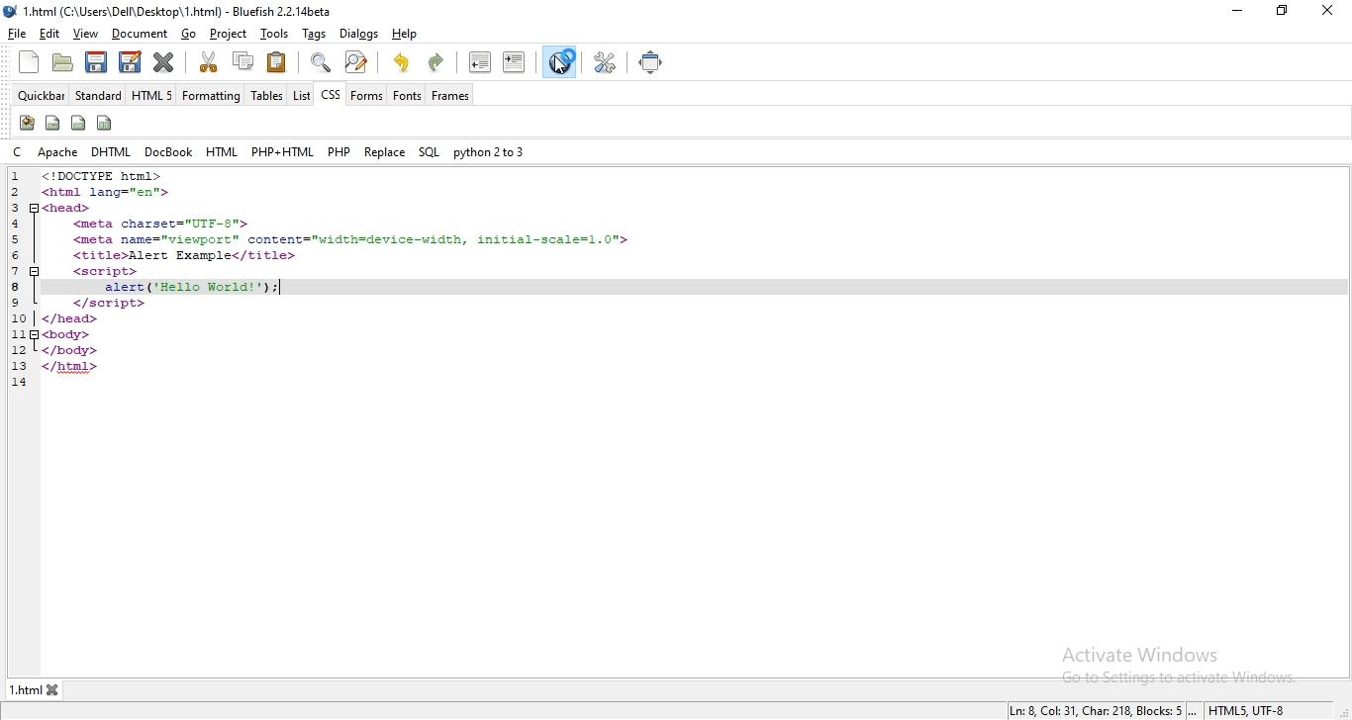  Describe the element at coordinates (56, 150) in the screenshot. I see `apache` at that location.